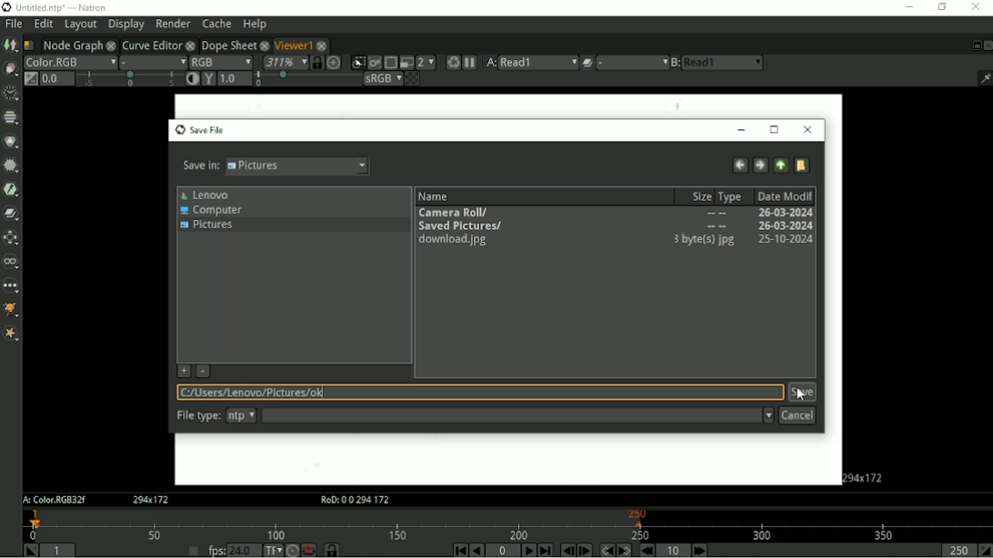  I want to click on Display, so click(126, 25).